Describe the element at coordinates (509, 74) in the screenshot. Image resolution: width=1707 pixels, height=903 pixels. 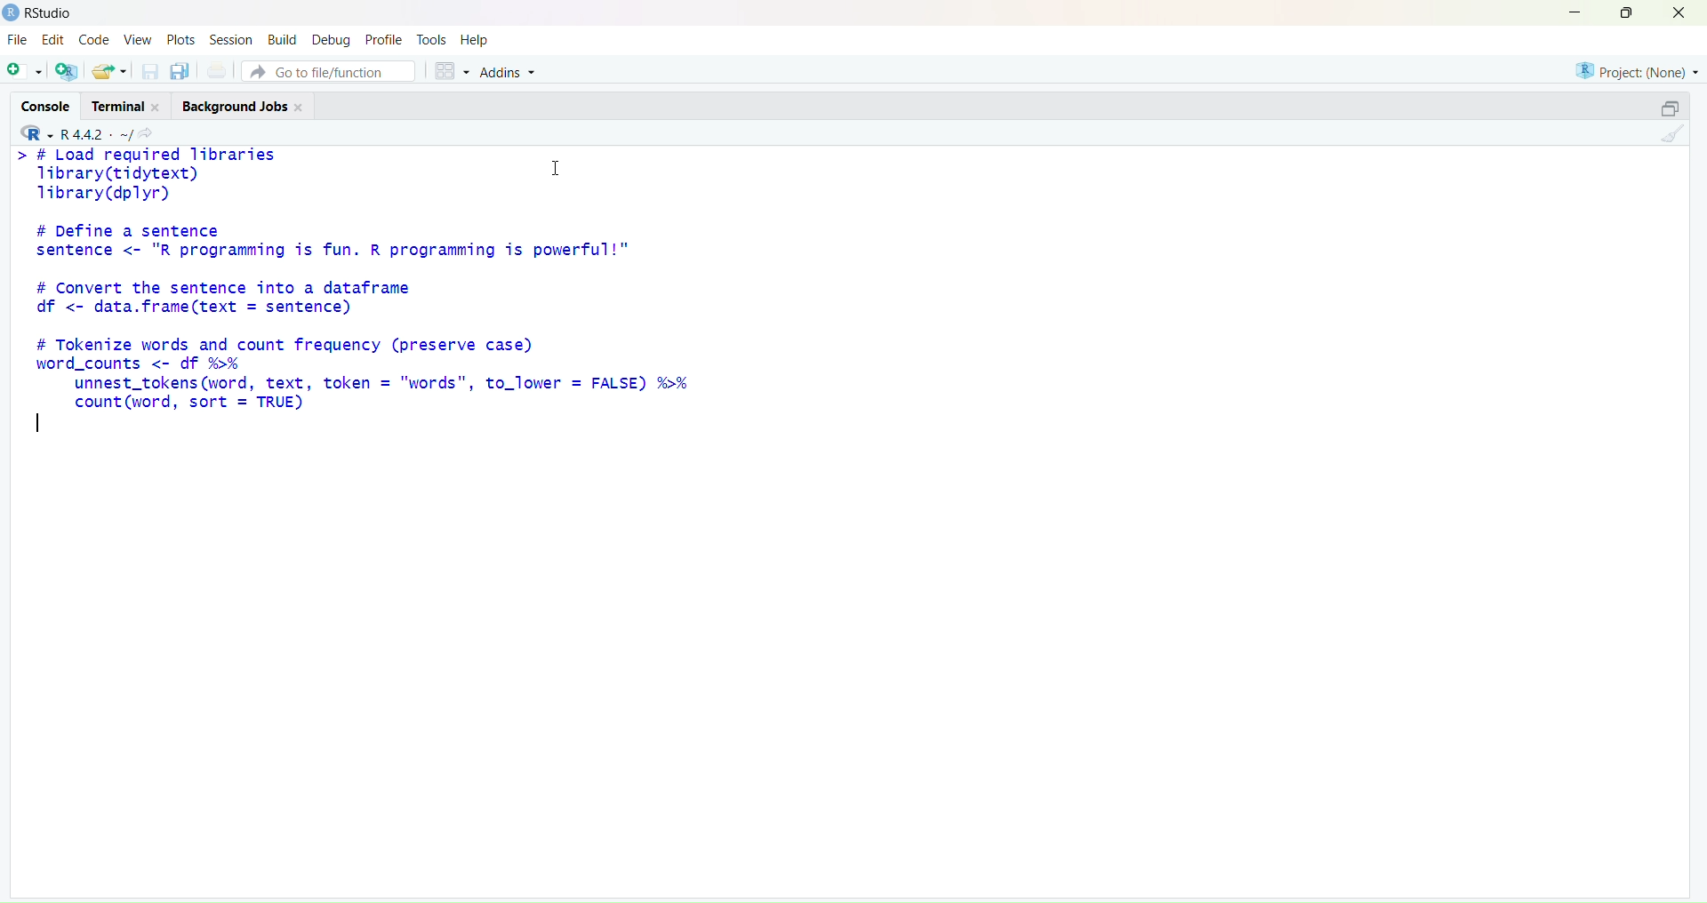
I see `addins` at that location.